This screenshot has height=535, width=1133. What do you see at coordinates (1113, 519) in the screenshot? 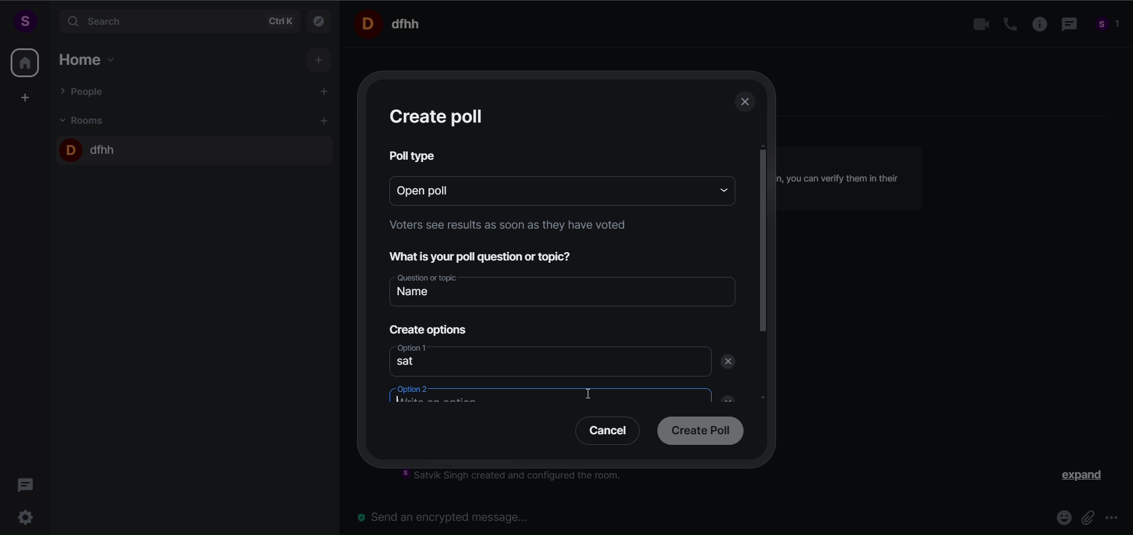
I see `more options` at bounding box center [1113, 519].